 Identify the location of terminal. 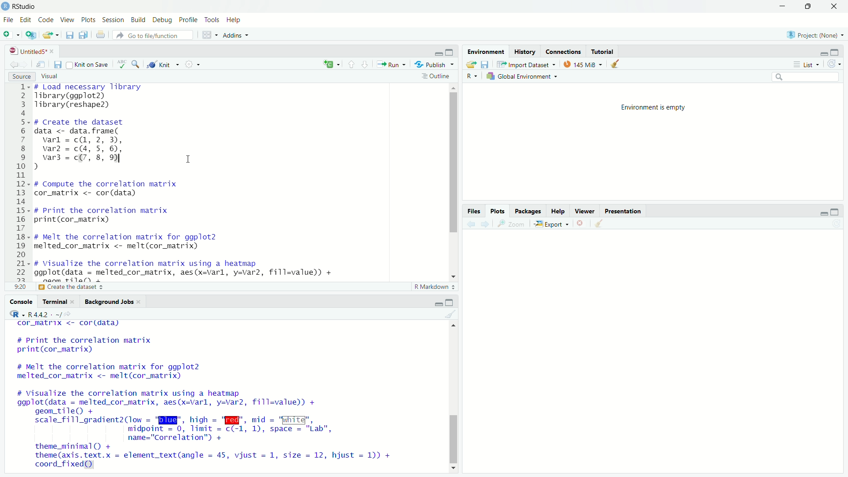
(60, 302).